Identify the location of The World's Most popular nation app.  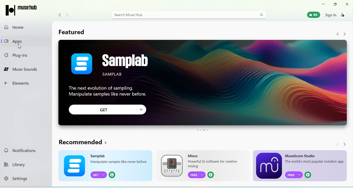
(315, 162).